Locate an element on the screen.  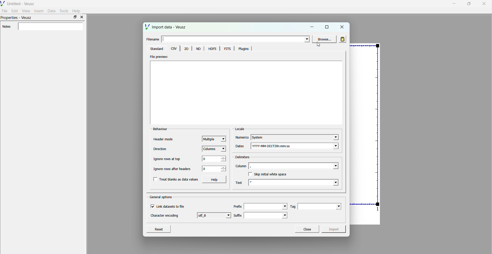
decrease is located at coordinates (223, 171).